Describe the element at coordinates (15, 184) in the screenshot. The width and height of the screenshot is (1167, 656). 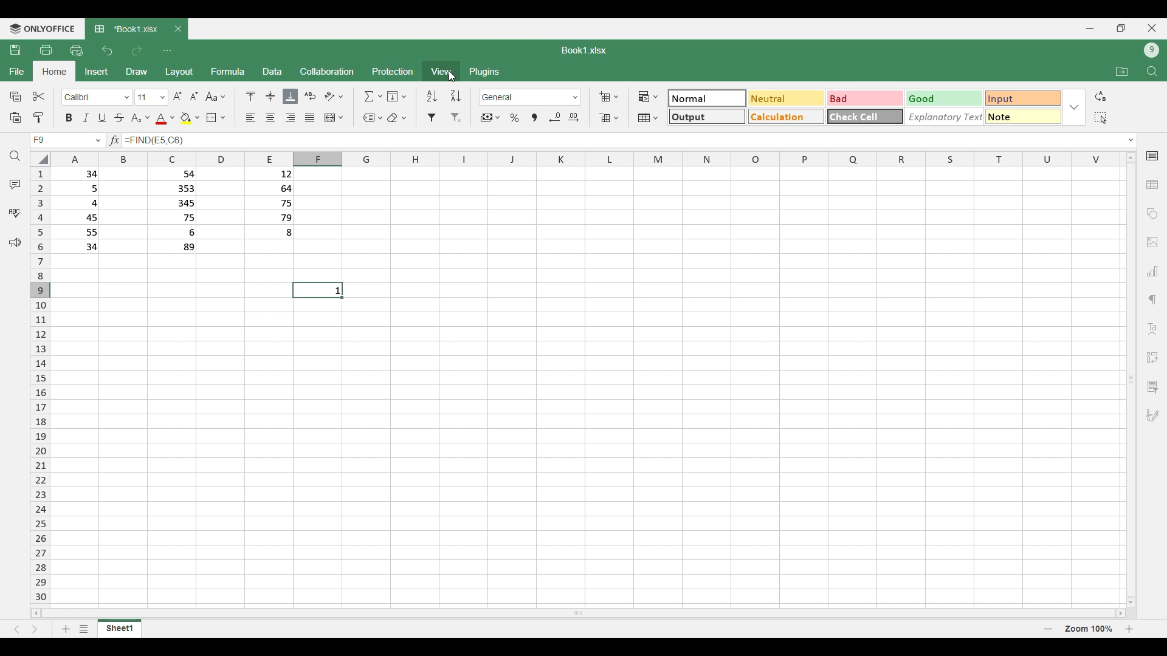
I see `Comments` at that location.